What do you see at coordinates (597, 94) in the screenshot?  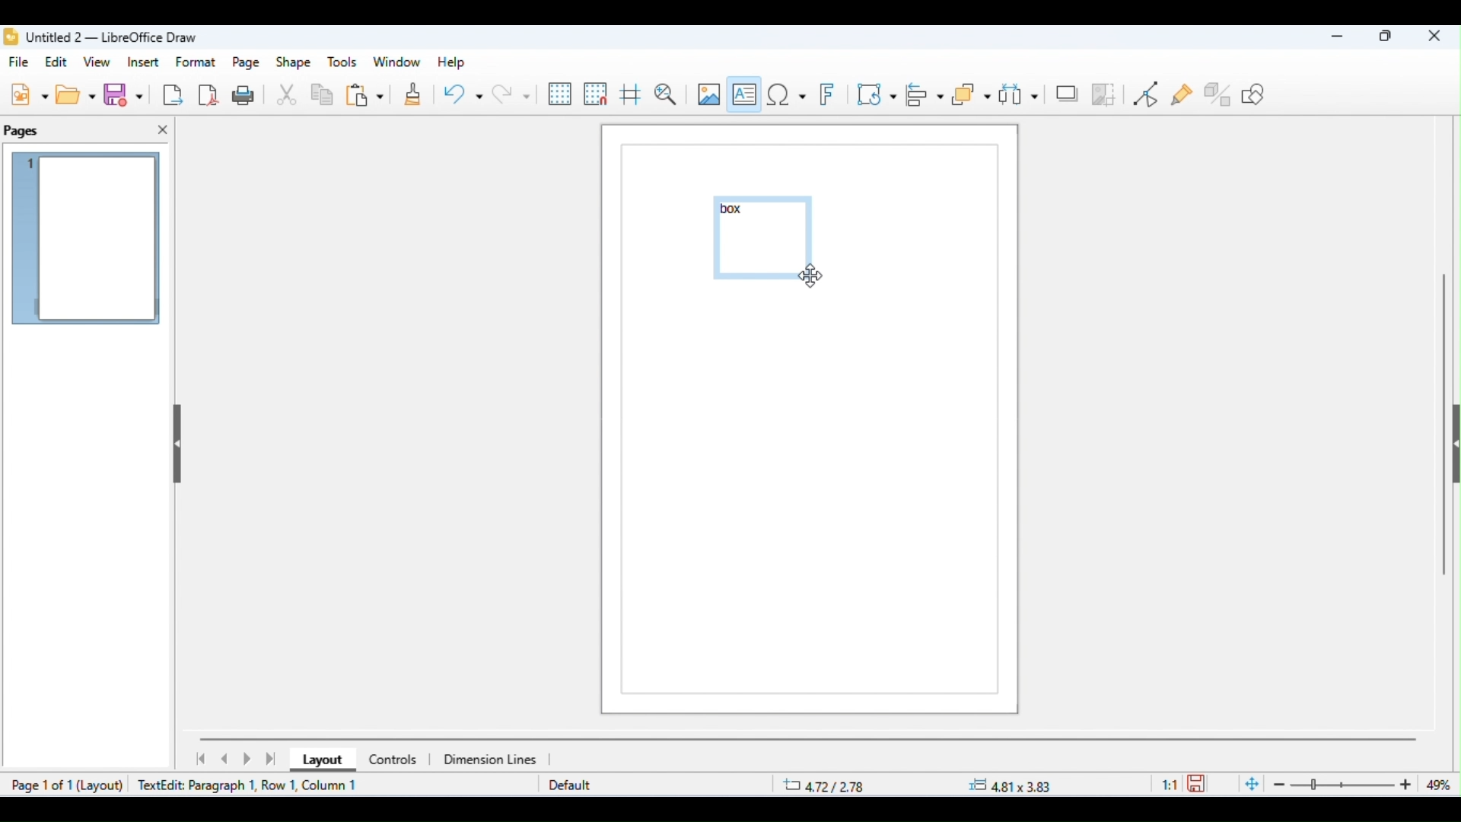 I see `snap to grid` at bounding box center [597, 94].